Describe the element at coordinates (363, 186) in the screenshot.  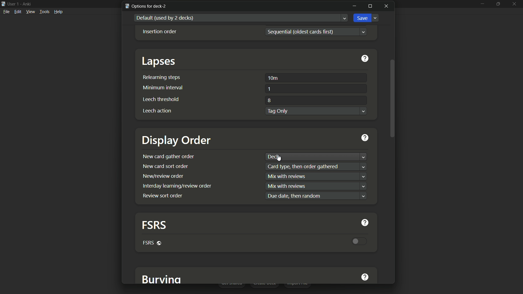
I see `dropdown` at that location.